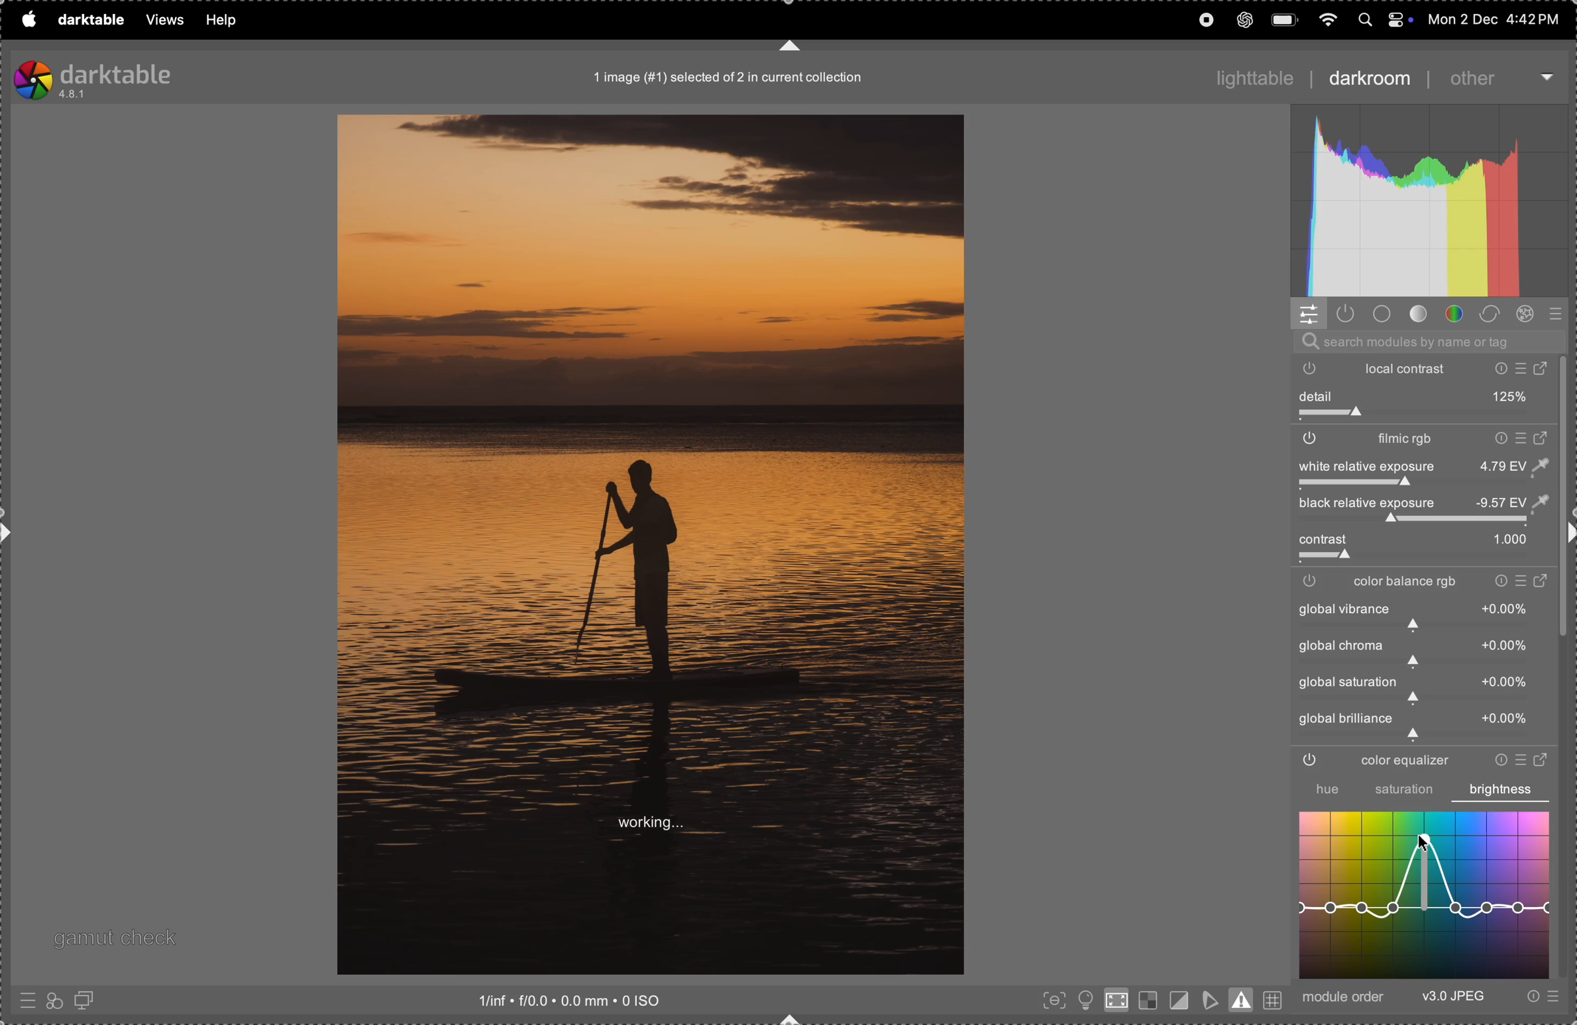 This screenshot has width=1577, height=1025. What do you see at coordinates (1083, 999) in the screenshot?
I see `toggle iso` at bounding box center [1083, 999].